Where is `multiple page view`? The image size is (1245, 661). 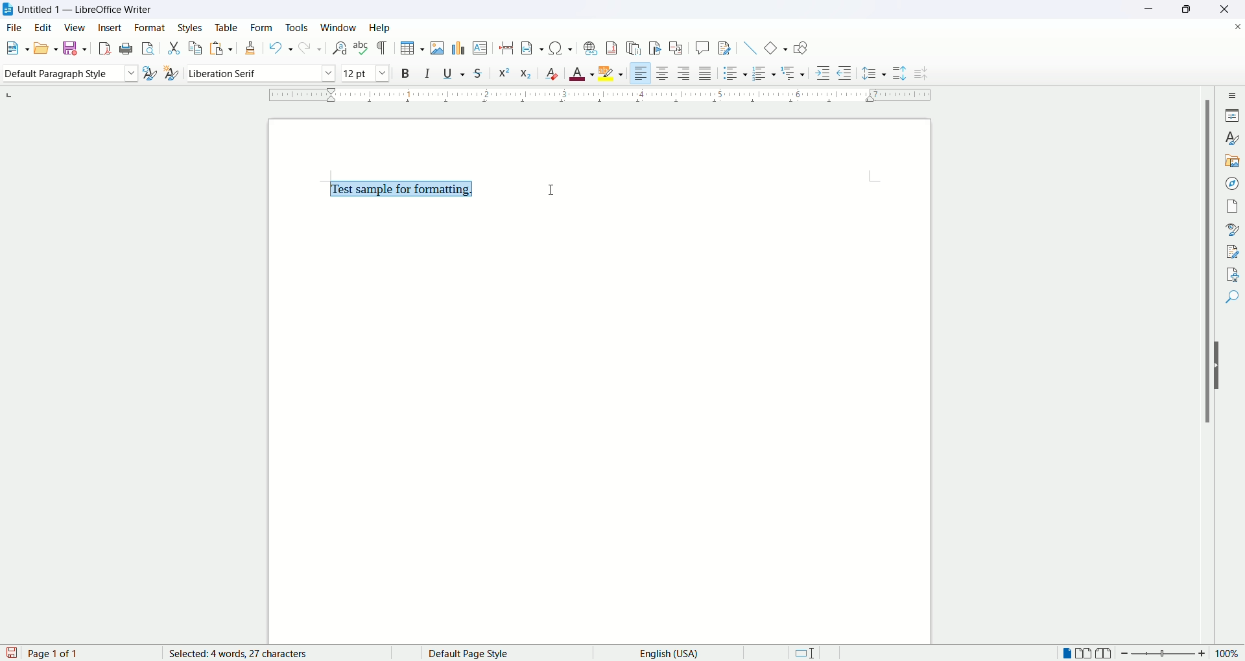 multiple page view is located at coordinates (1087, 653).